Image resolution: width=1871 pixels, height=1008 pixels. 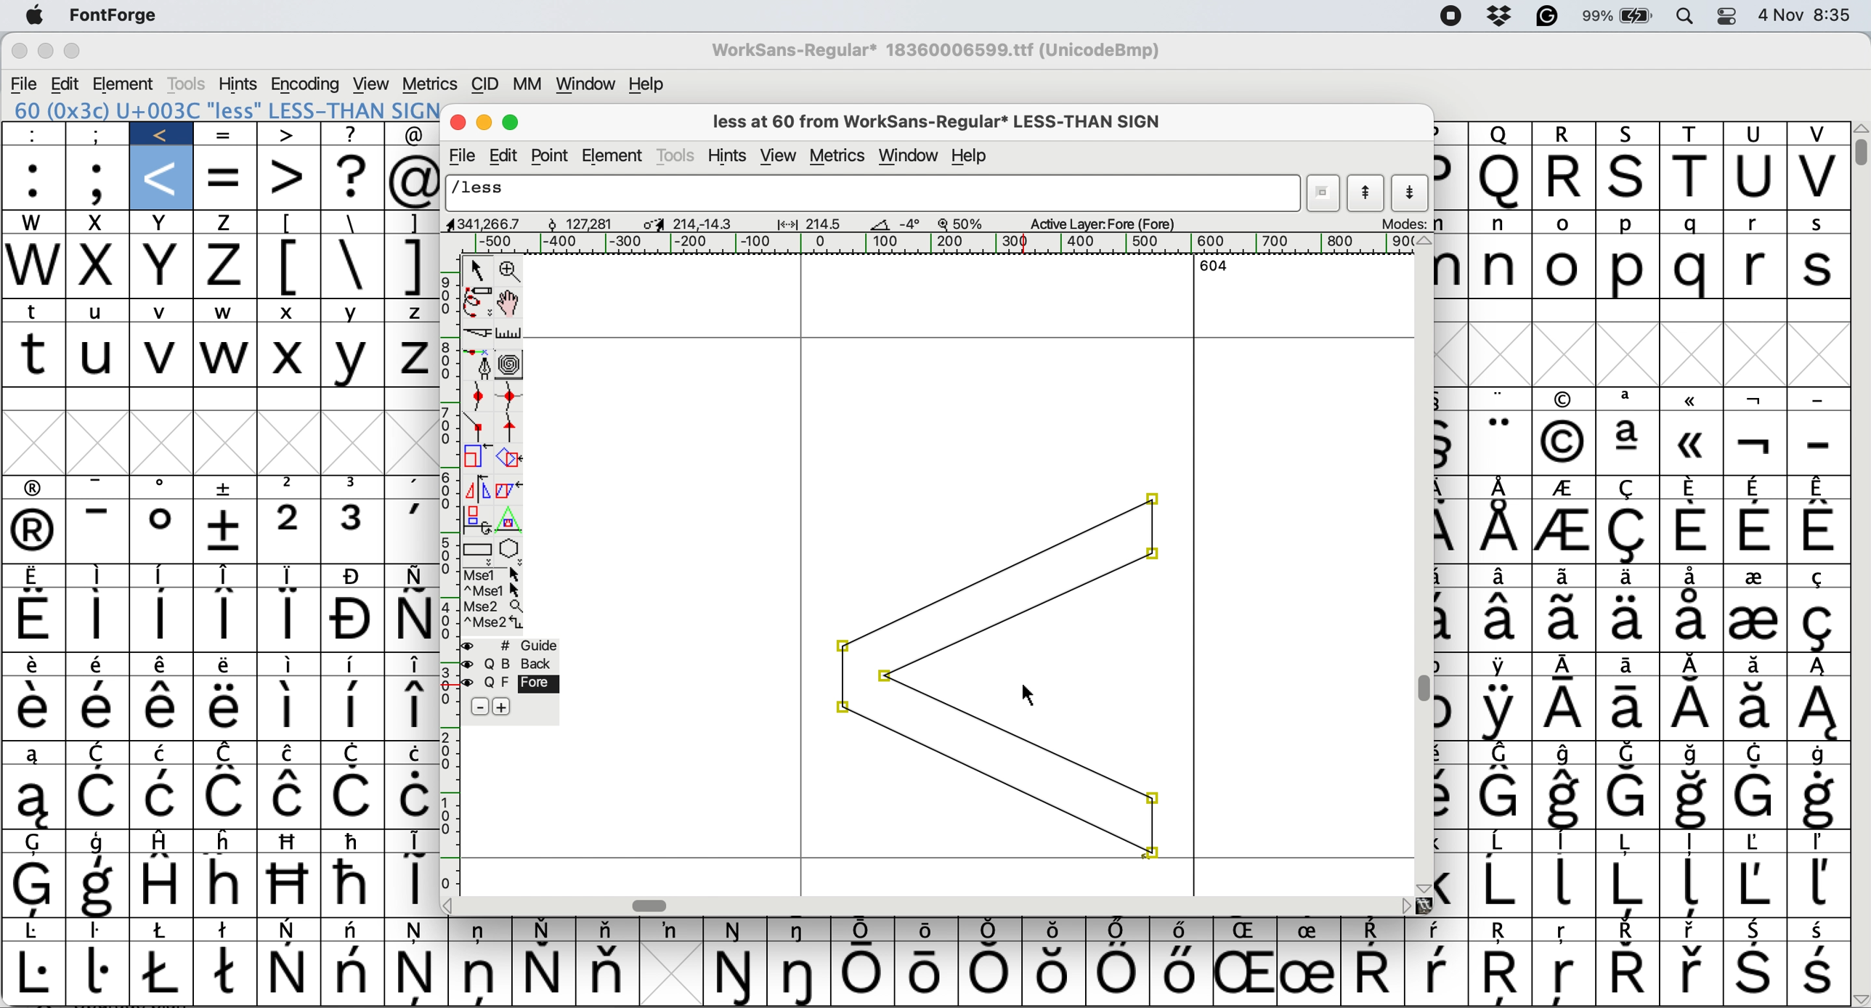 What do you see at coordinates (510, 684) in the screenshot?
I see `fore` at bounding box center [510, 684].